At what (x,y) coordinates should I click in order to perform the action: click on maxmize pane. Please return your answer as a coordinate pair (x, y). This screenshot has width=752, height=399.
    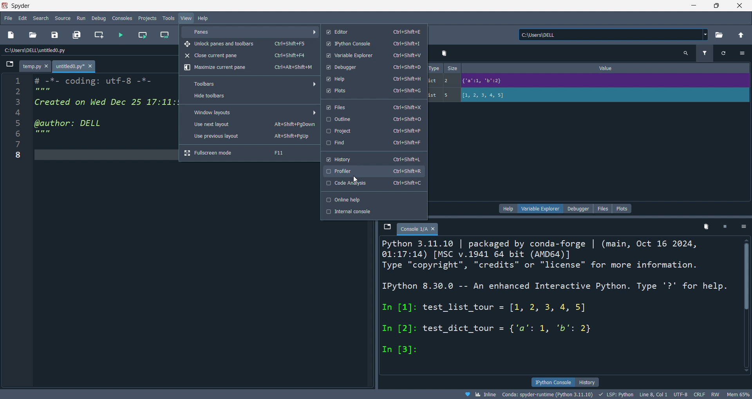
    Looking at the image, I should click on (249, 69).